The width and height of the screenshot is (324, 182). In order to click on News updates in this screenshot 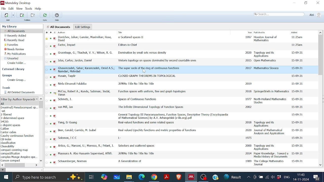, I will do `click(233, 177)`.